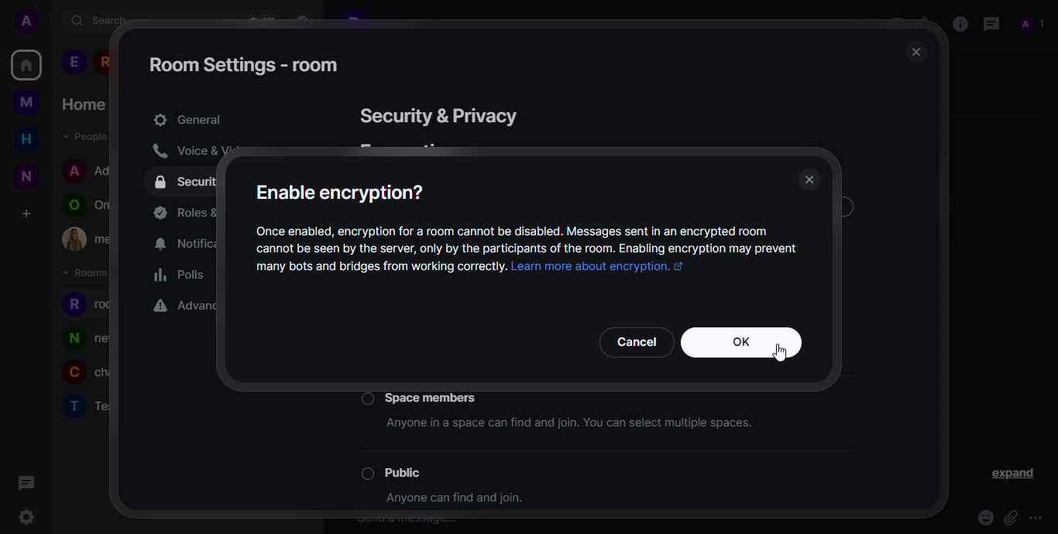 Image resolution: width=1058 pixels, height=534 pixels. What do you see at coordinates (413, 471) in the screenshot?
I see `public` at bounding box center [413, 471].